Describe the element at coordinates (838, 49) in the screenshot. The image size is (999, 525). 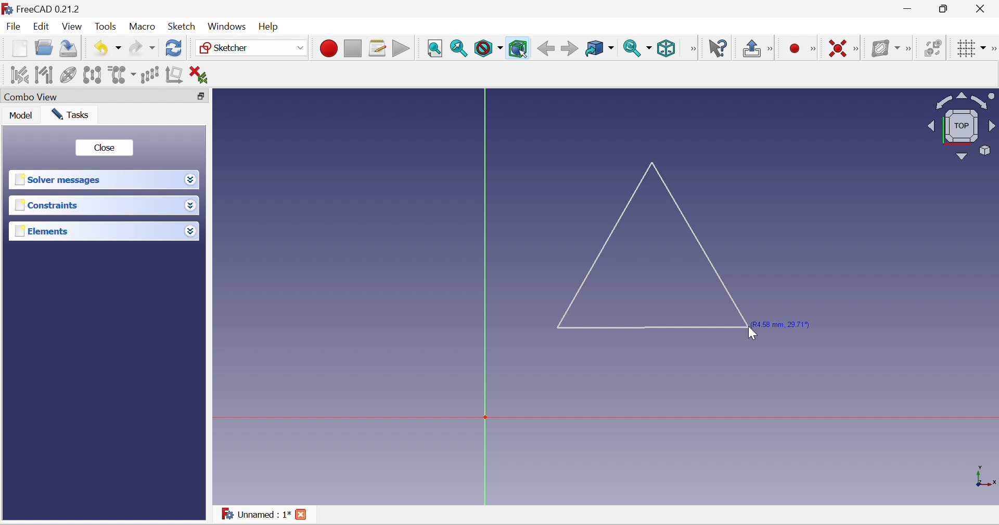
I see `Constrain coincident` at that location.